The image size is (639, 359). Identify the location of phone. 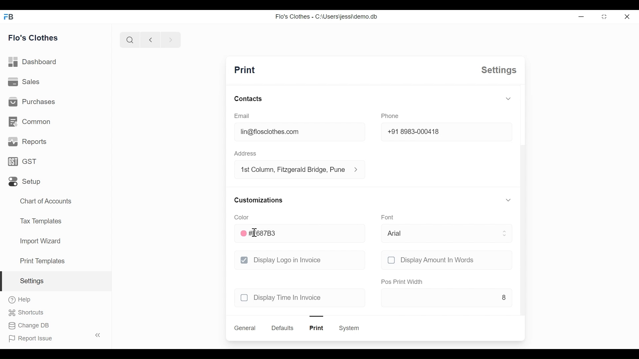
(390, 116).